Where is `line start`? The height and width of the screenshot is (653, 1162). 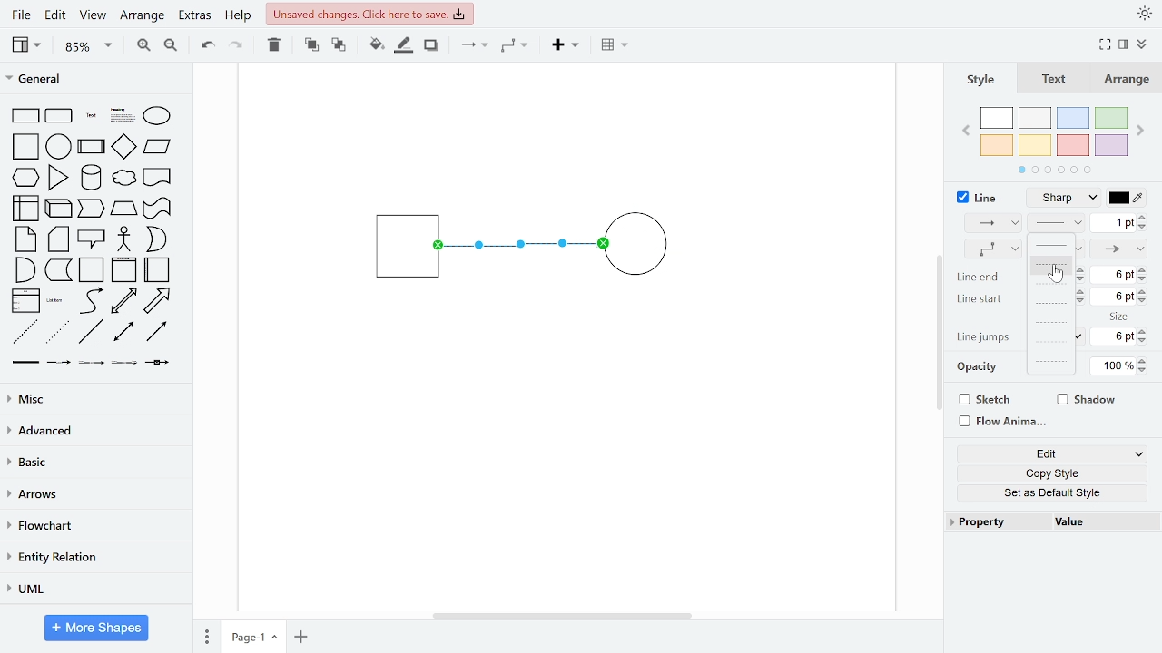 line start is located at coordinates (981, 300).